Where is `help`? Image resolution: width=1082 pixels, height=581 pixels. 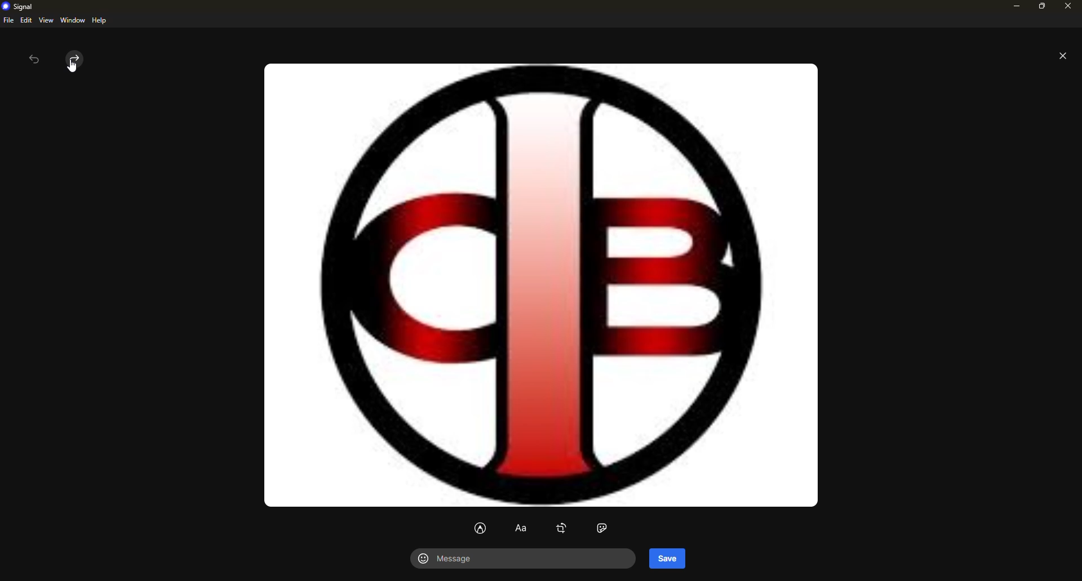
help is located at coordinates (99, 20).